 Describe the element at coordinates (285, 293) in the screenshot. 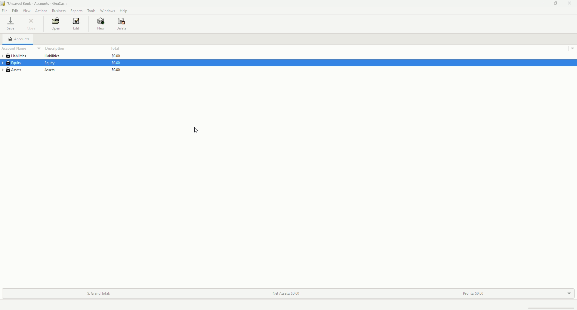

I see `Net Assets` at that location.